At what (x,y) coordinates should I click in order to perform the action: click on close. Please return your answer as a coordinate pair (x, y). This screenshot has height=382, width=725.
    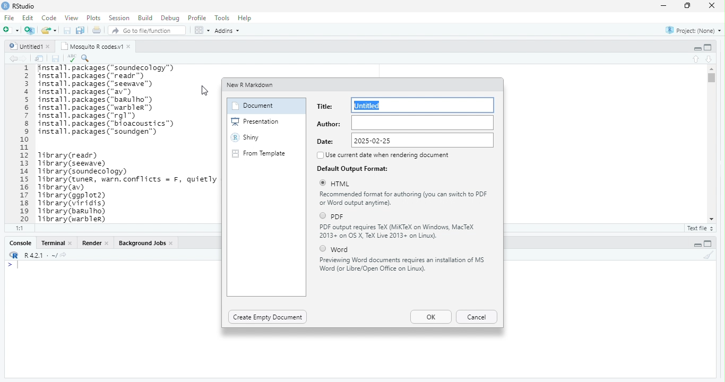
    Looking at the image, I should click on (172, 244).